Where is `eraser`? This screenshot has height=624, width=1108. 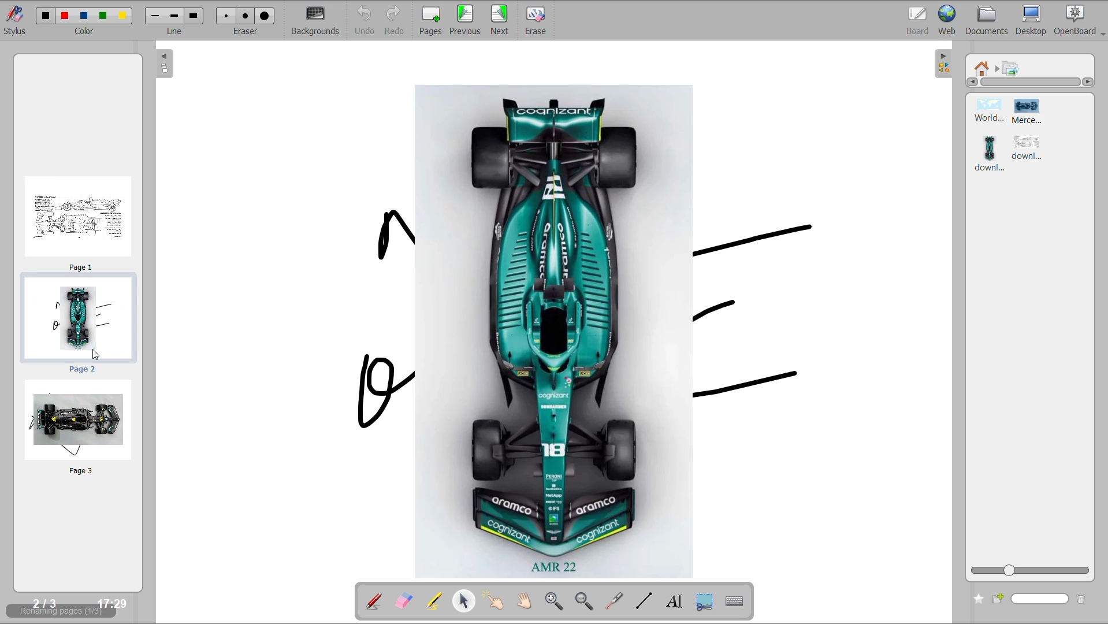 eraser is located at coordinates (248, 33).